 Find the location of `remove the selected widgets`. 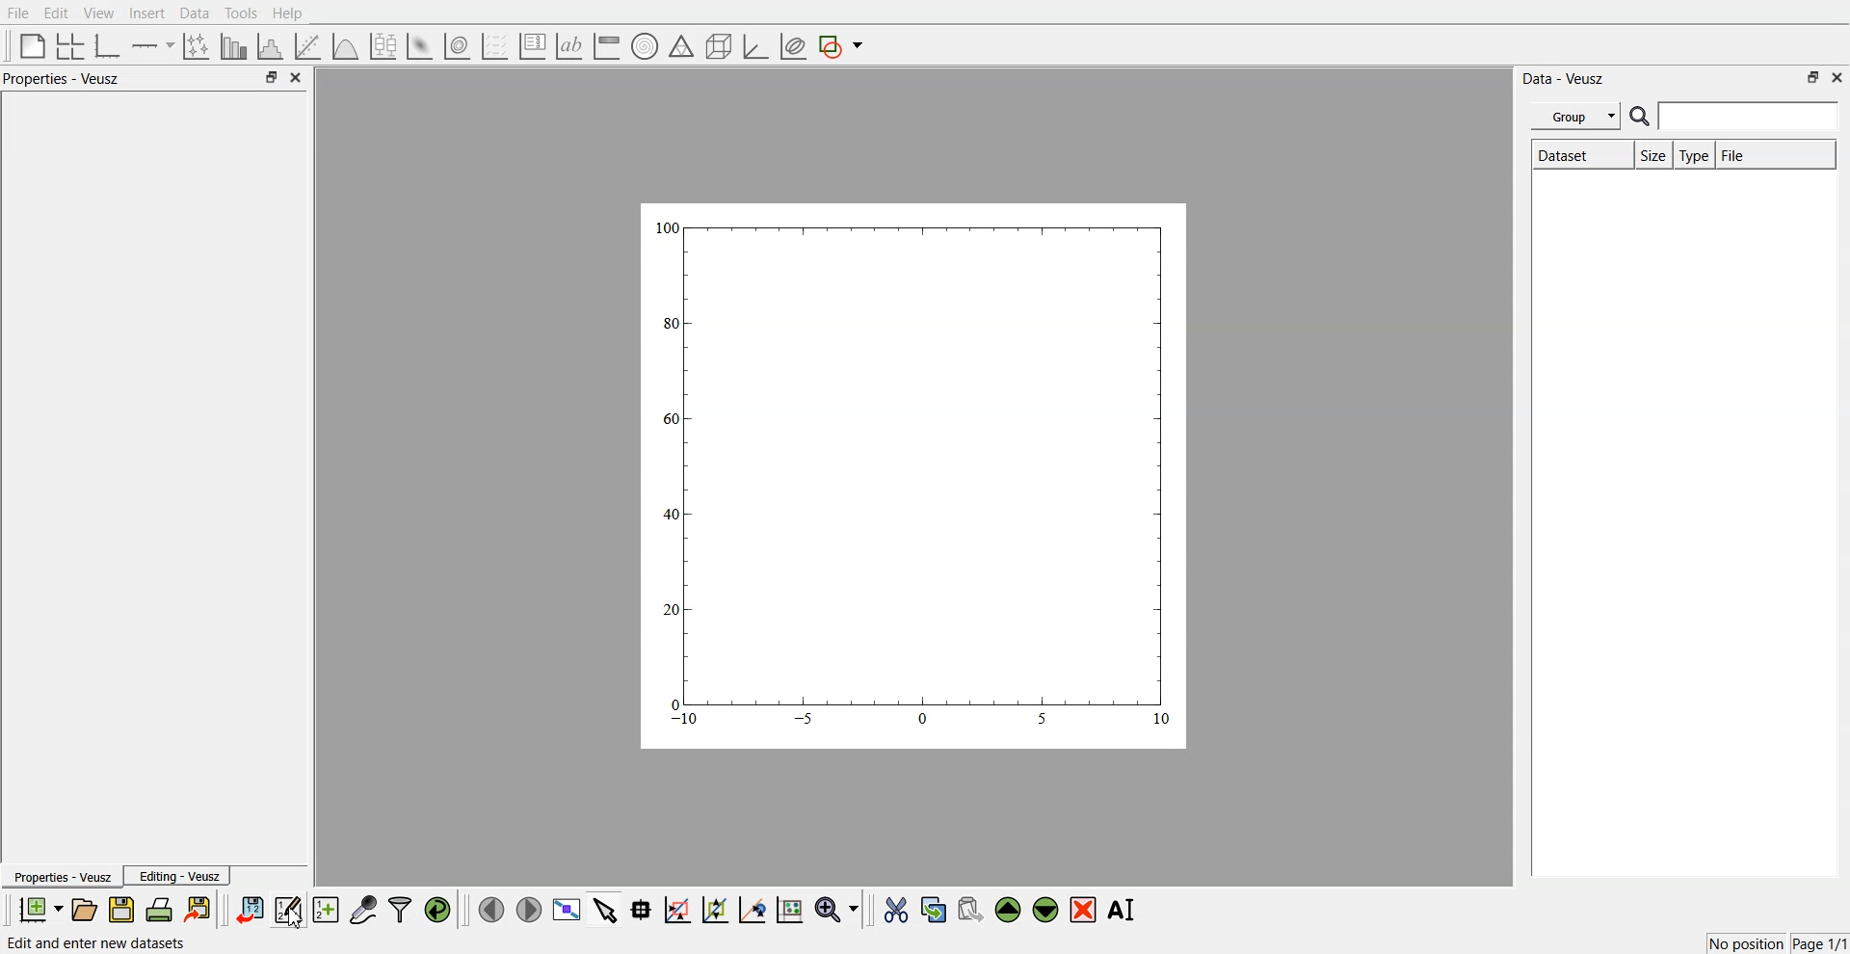

remove the selected widgets is located at coordinates (1085, 910).